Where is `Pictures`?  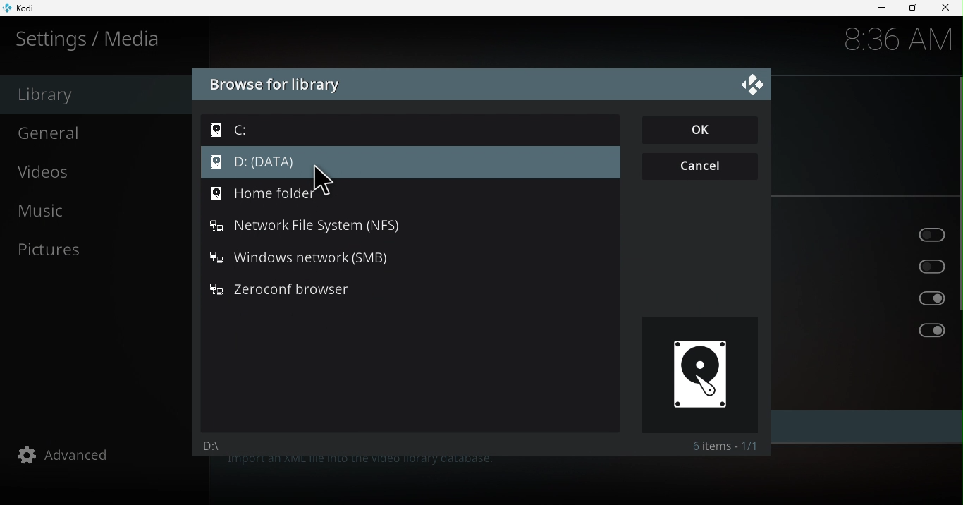 Pictures is located at coordinates (103, 249).